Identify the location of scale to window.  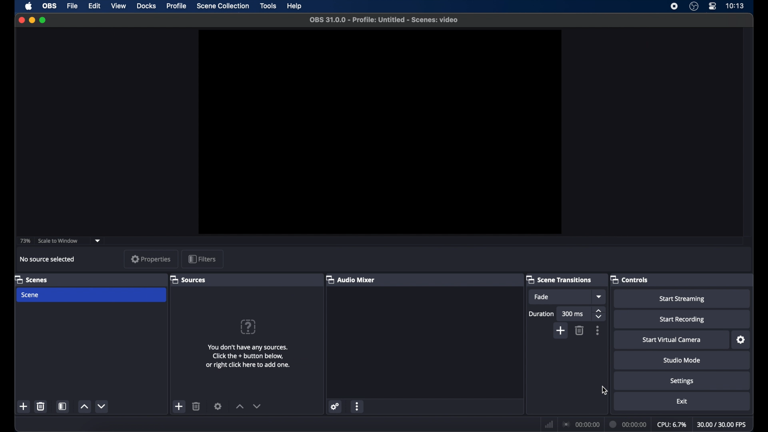
(58, 240).